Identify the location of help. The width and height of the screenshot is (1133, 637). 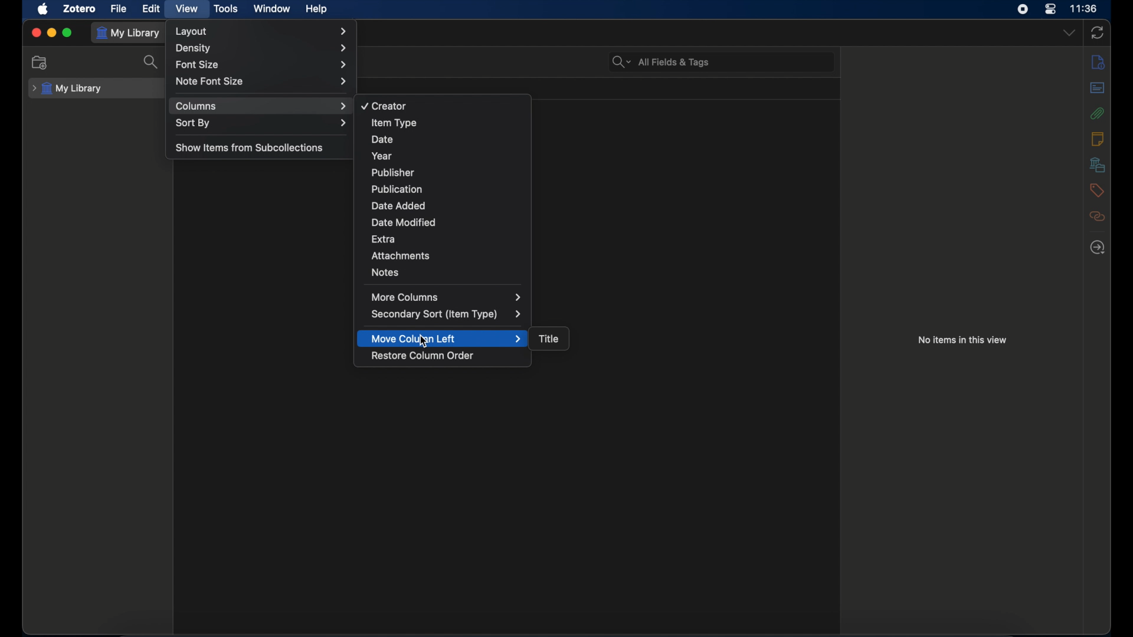
(316, 9).